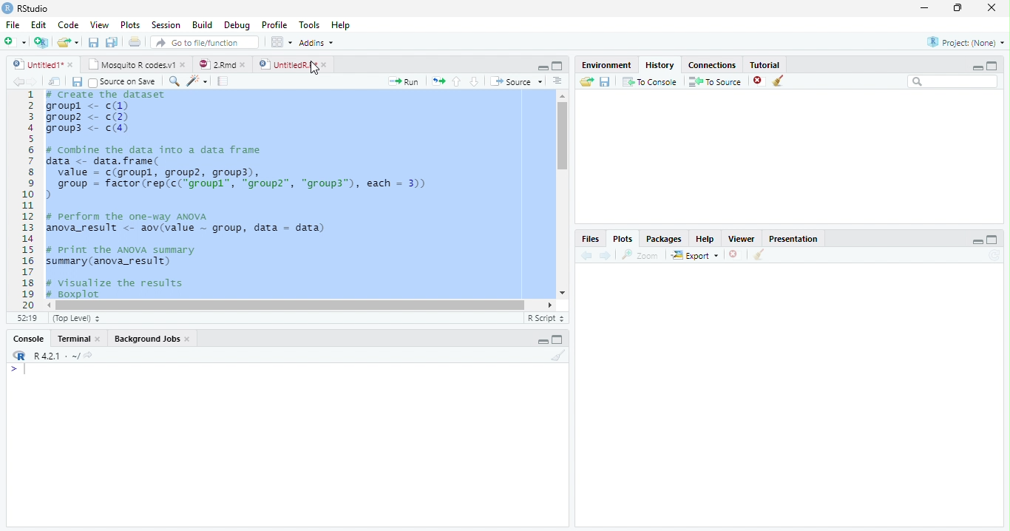 This screenshot has height=531, width=1010. Describe the element at coordinates (557, 82) in the screenshot. I see `Alignment` at that location.